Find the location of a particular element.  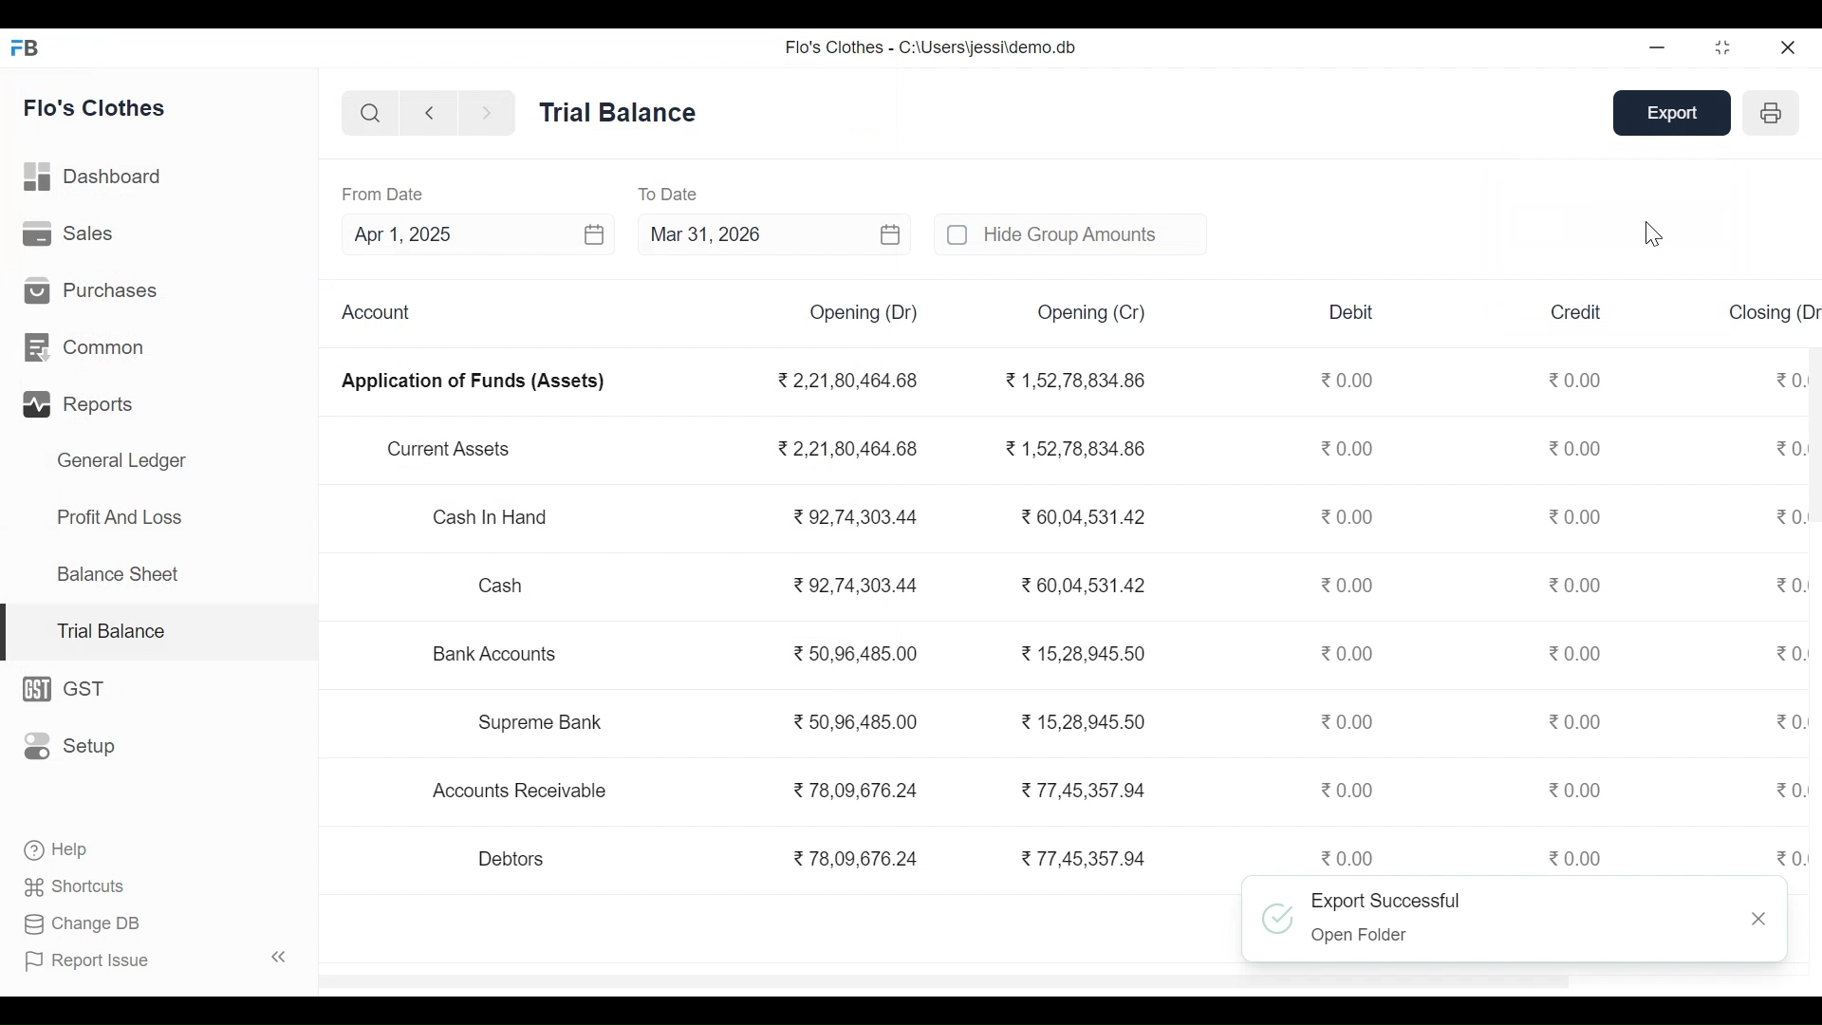

1,52,78,834.86 is located at coordinates (1075, 449).